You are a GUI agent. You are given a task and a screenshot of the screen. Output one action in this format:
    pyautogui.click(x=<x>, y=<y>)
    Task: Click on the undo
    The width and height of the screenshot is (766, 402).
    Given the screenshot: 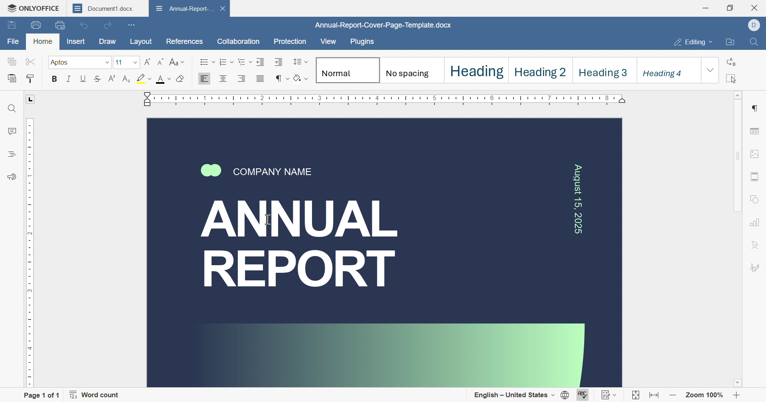 What is the action you would take?
    pyautogui.click(x=84, y=26)
    